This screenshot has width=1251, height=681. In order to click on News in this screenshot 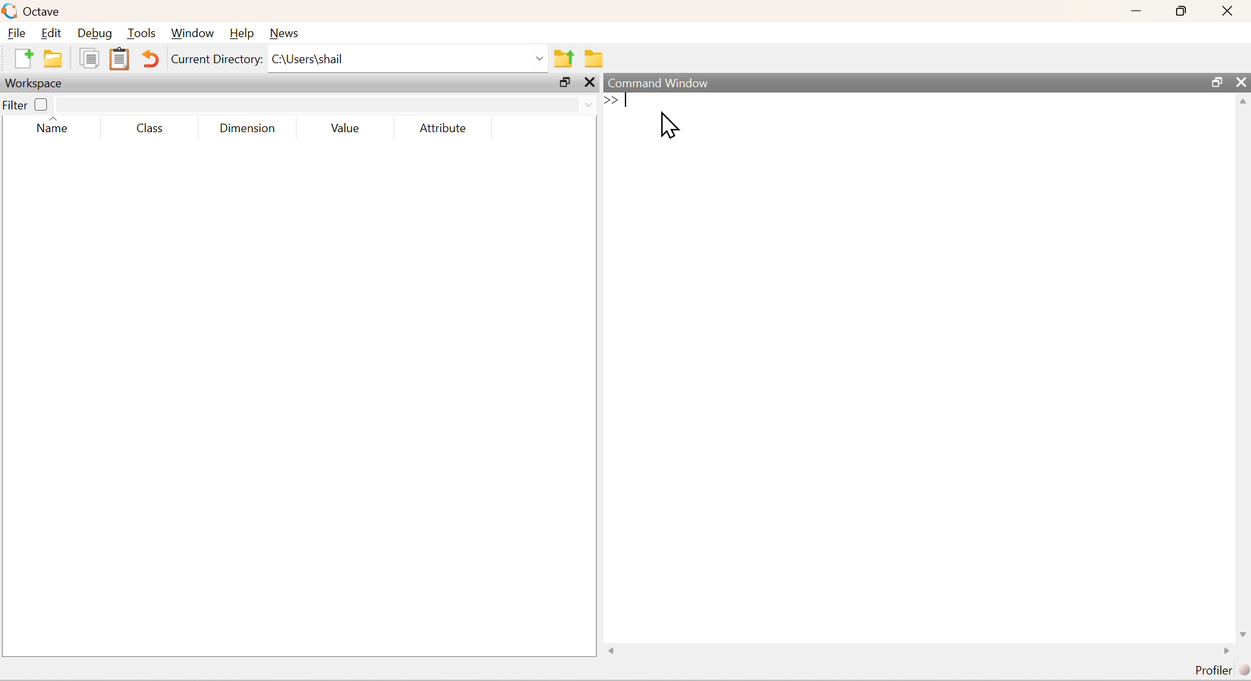, I will do `click(283, 33)`.